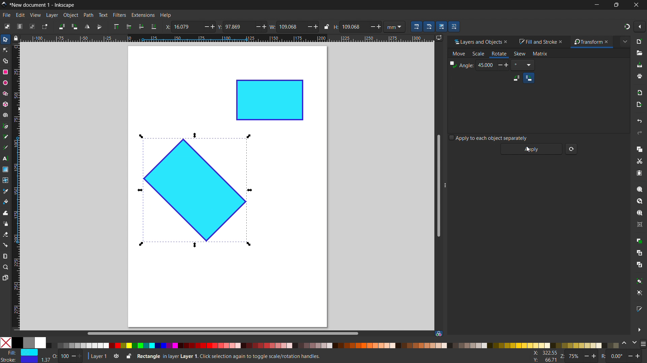  Describe the element at coordinates (6, 26) in the screenshot. I see `select all` at that location.